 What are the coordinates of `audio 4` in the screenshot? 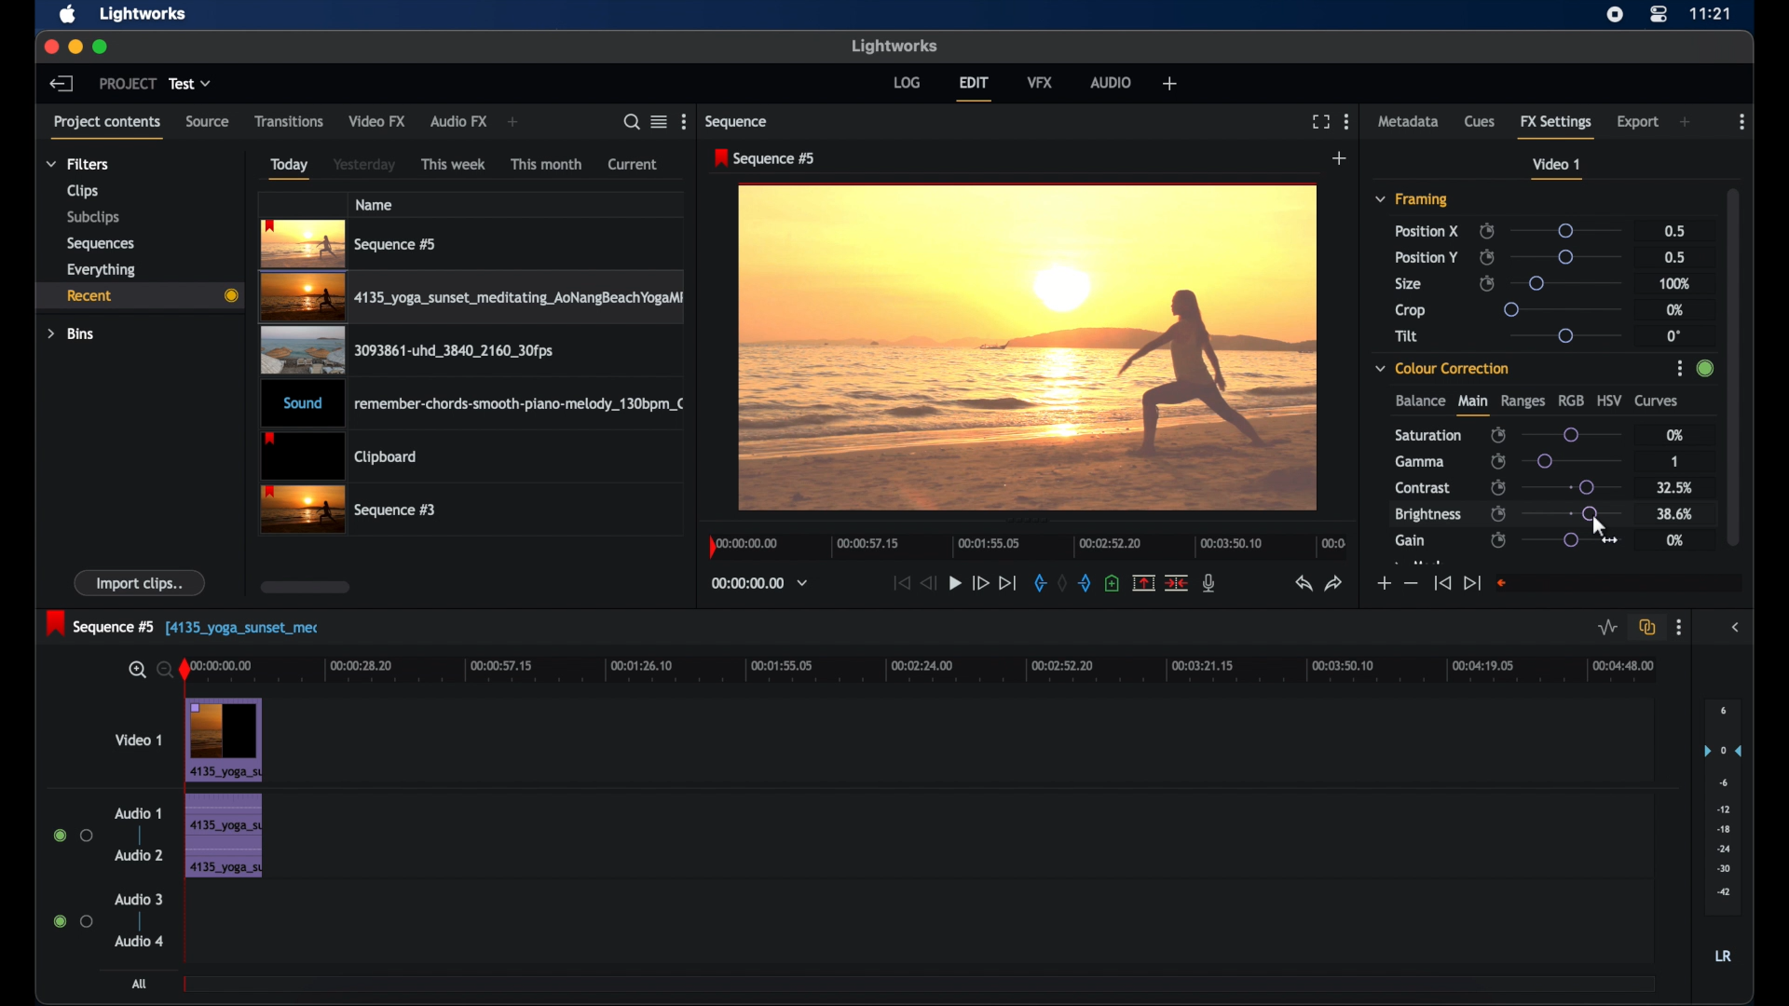 It's located at (140, 940).